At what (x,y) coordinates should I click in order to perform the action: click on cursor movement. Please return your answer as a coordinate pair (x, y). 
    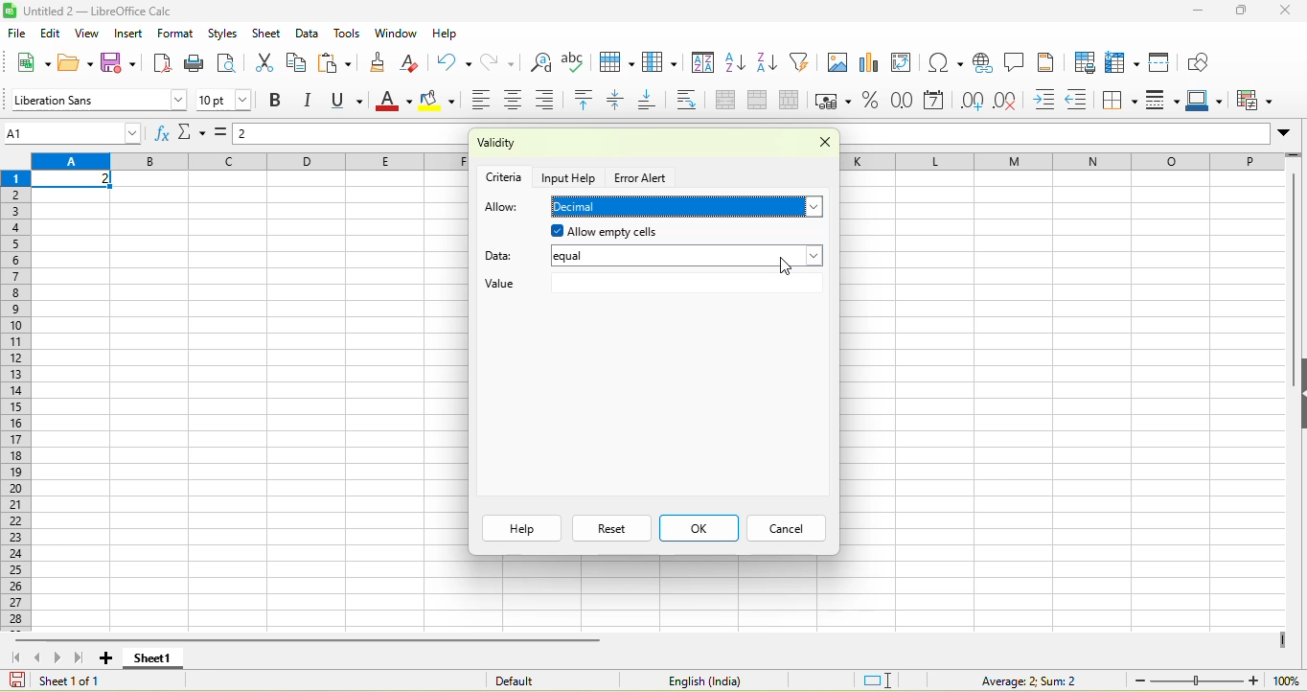
    Looking at the image, I should click on (786, 262).